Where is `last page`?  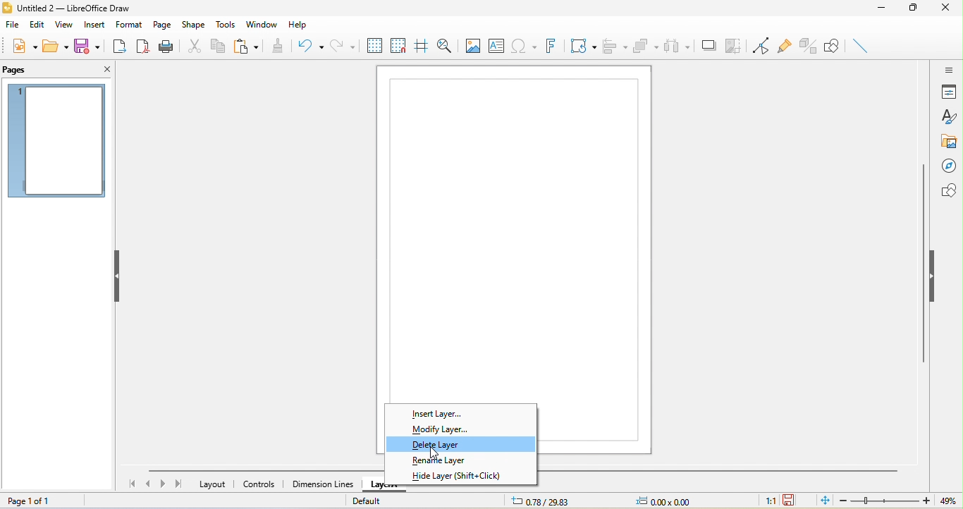 last page is located at coordinates (180, 483).